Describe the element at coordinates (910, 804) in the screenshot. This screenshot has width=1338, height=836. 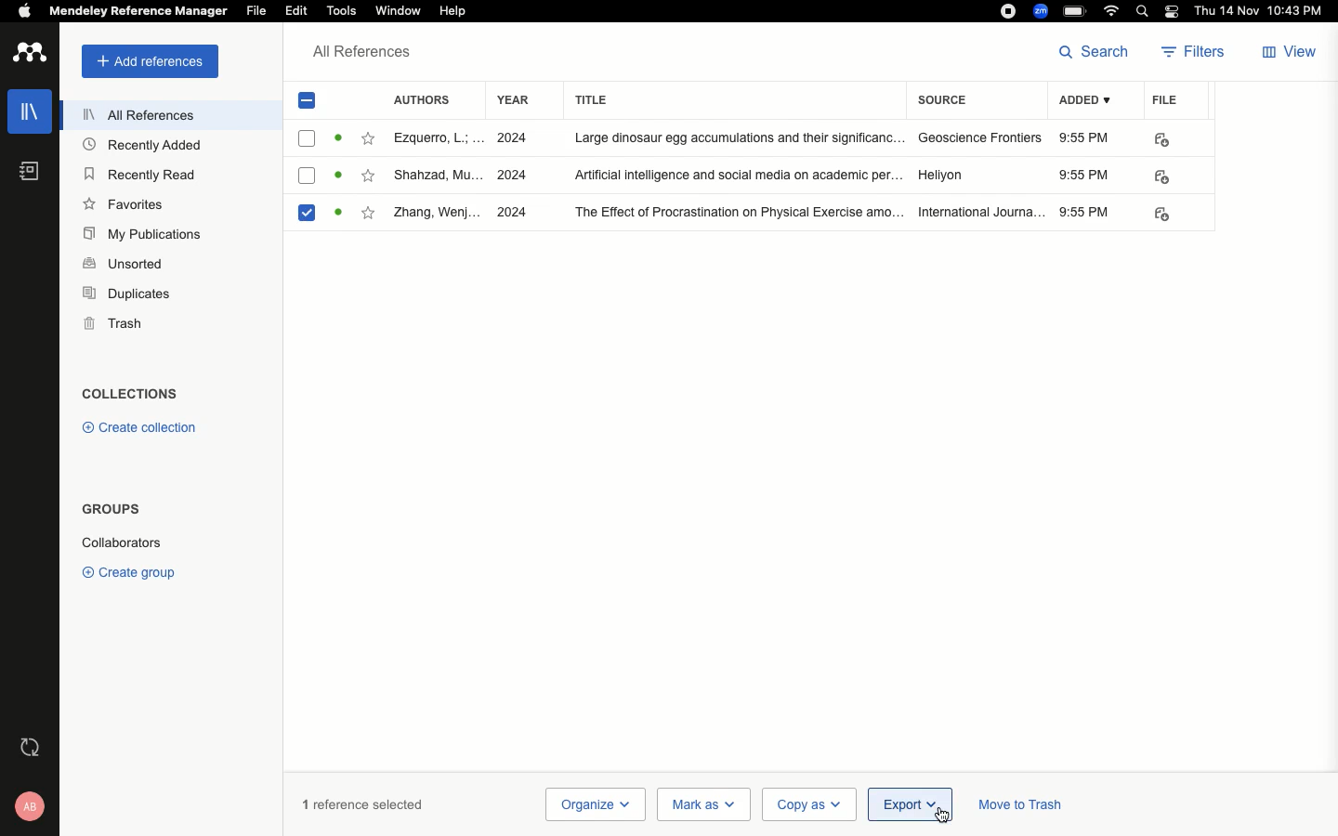
I see `Export` at that location.